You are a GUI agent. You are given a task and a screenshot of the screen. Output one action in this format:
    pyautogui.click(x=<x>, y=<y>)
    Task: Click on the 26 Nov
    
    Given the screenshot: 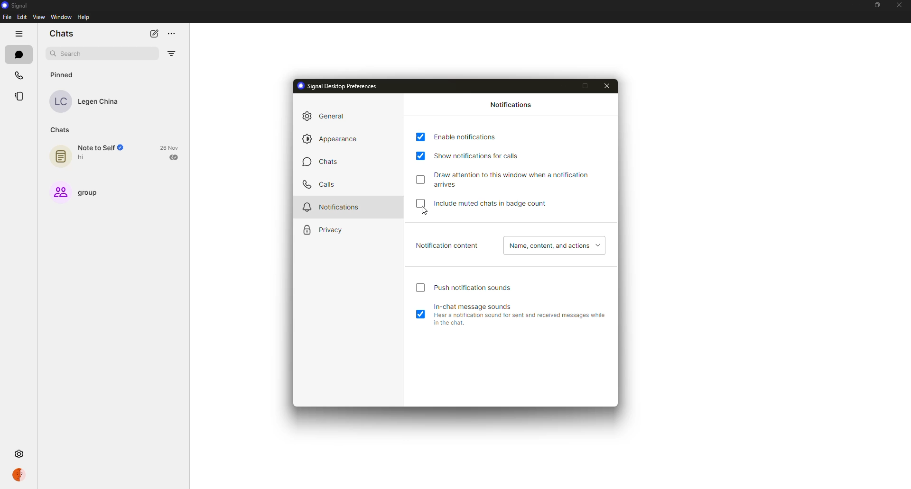 What is the action you would take?
    pyautogui.click(x=169, y=146)
    